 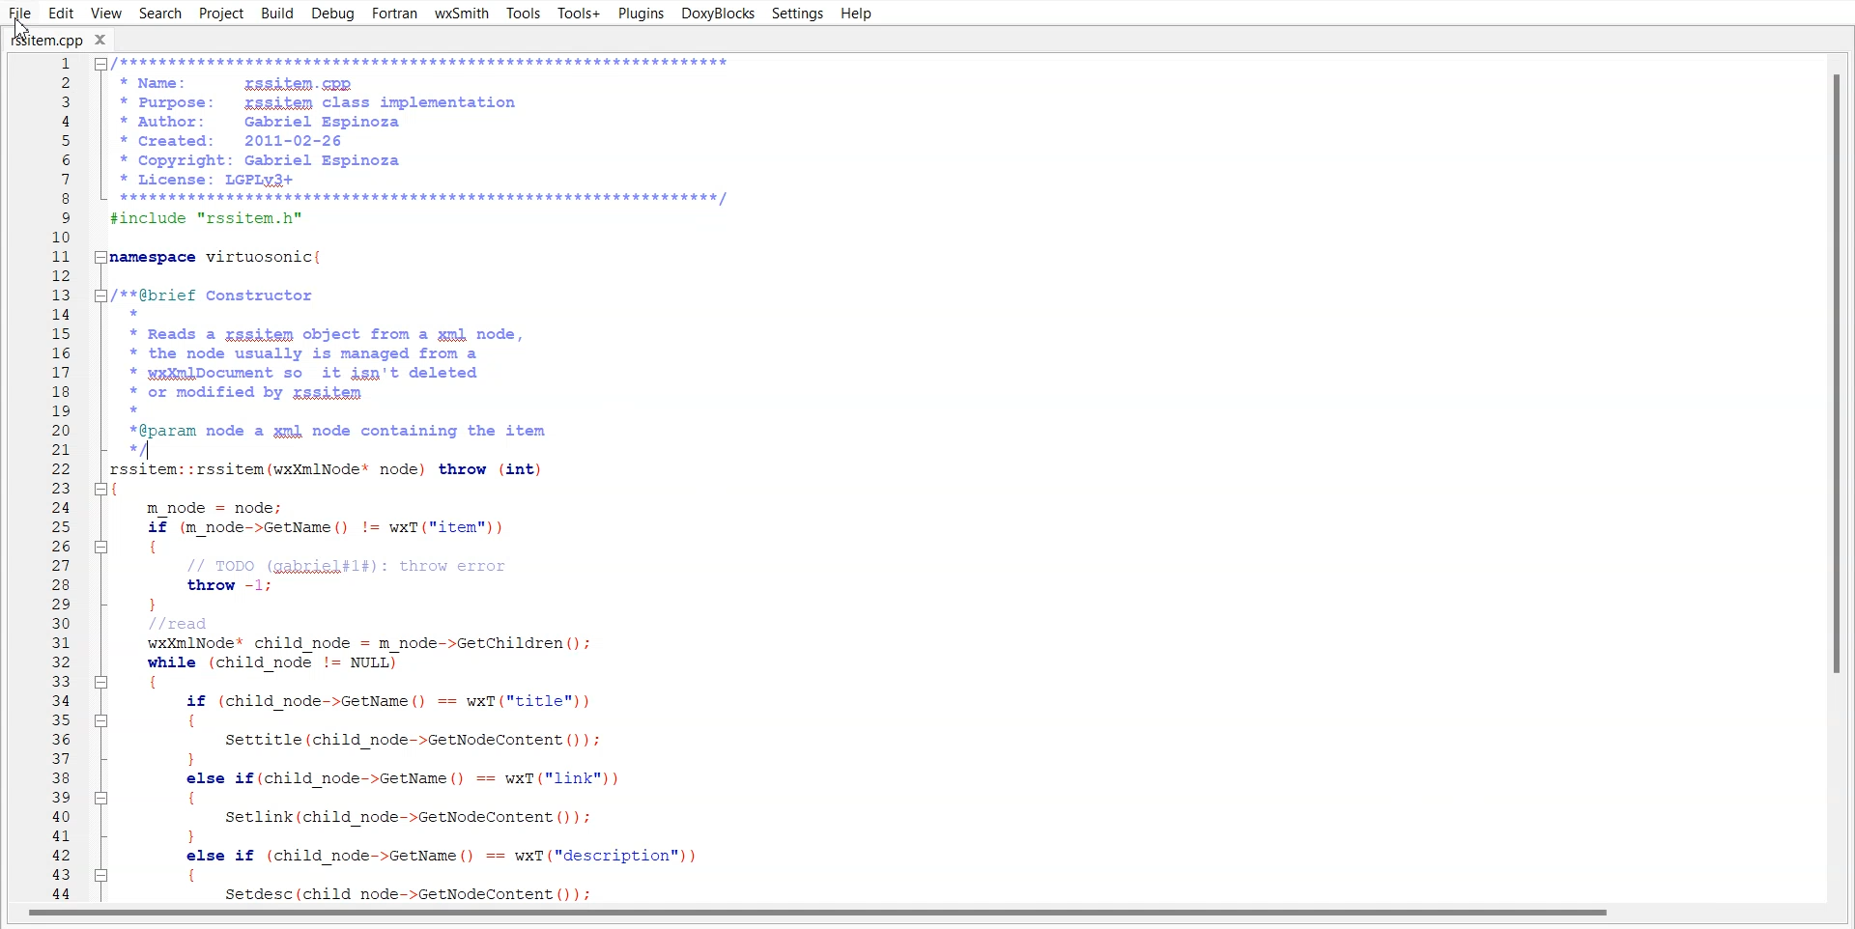 What do you see at coordinates (855, 14) in the screenshot?
I see `Help` at bounding box center [855, 14].